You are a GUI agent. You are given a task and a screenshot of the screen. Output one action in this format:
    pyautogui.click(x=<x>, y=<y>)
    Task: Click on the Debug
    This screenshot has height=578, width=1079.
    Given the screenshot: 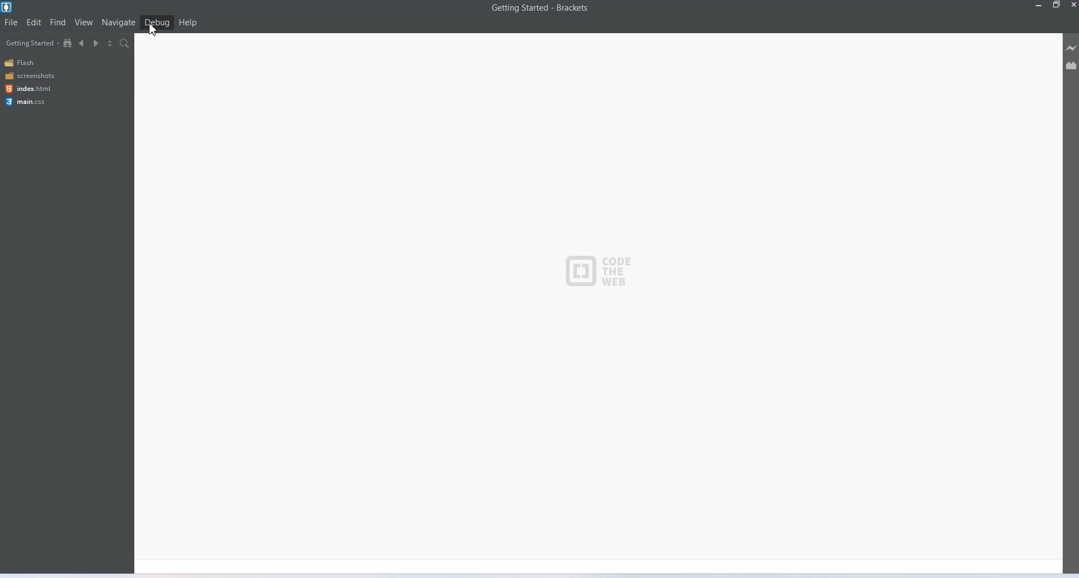 What is the action you would take?
    pyautogui.click(x=157, y=22)
    